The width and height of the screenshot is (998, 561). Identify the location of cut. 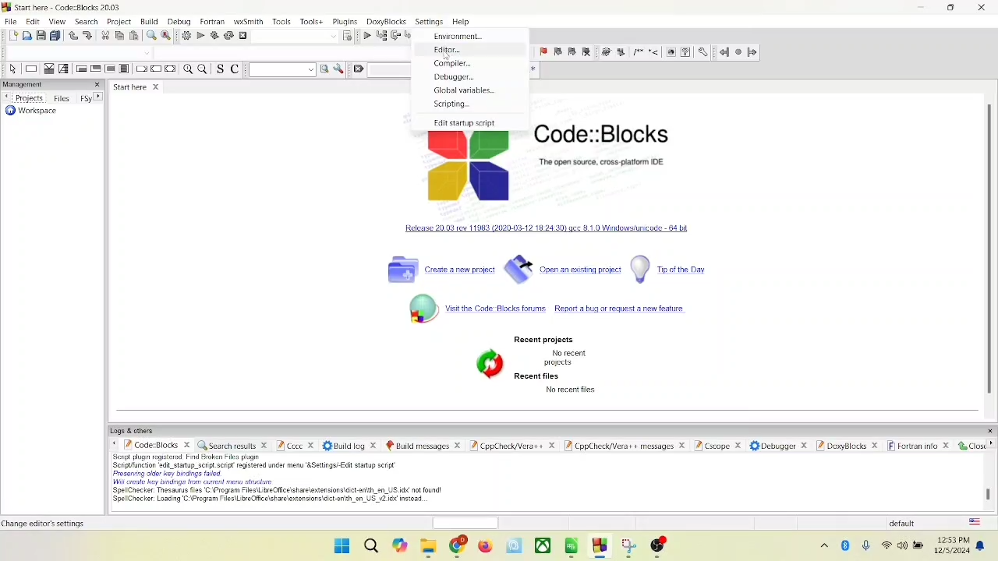
(106, 36).